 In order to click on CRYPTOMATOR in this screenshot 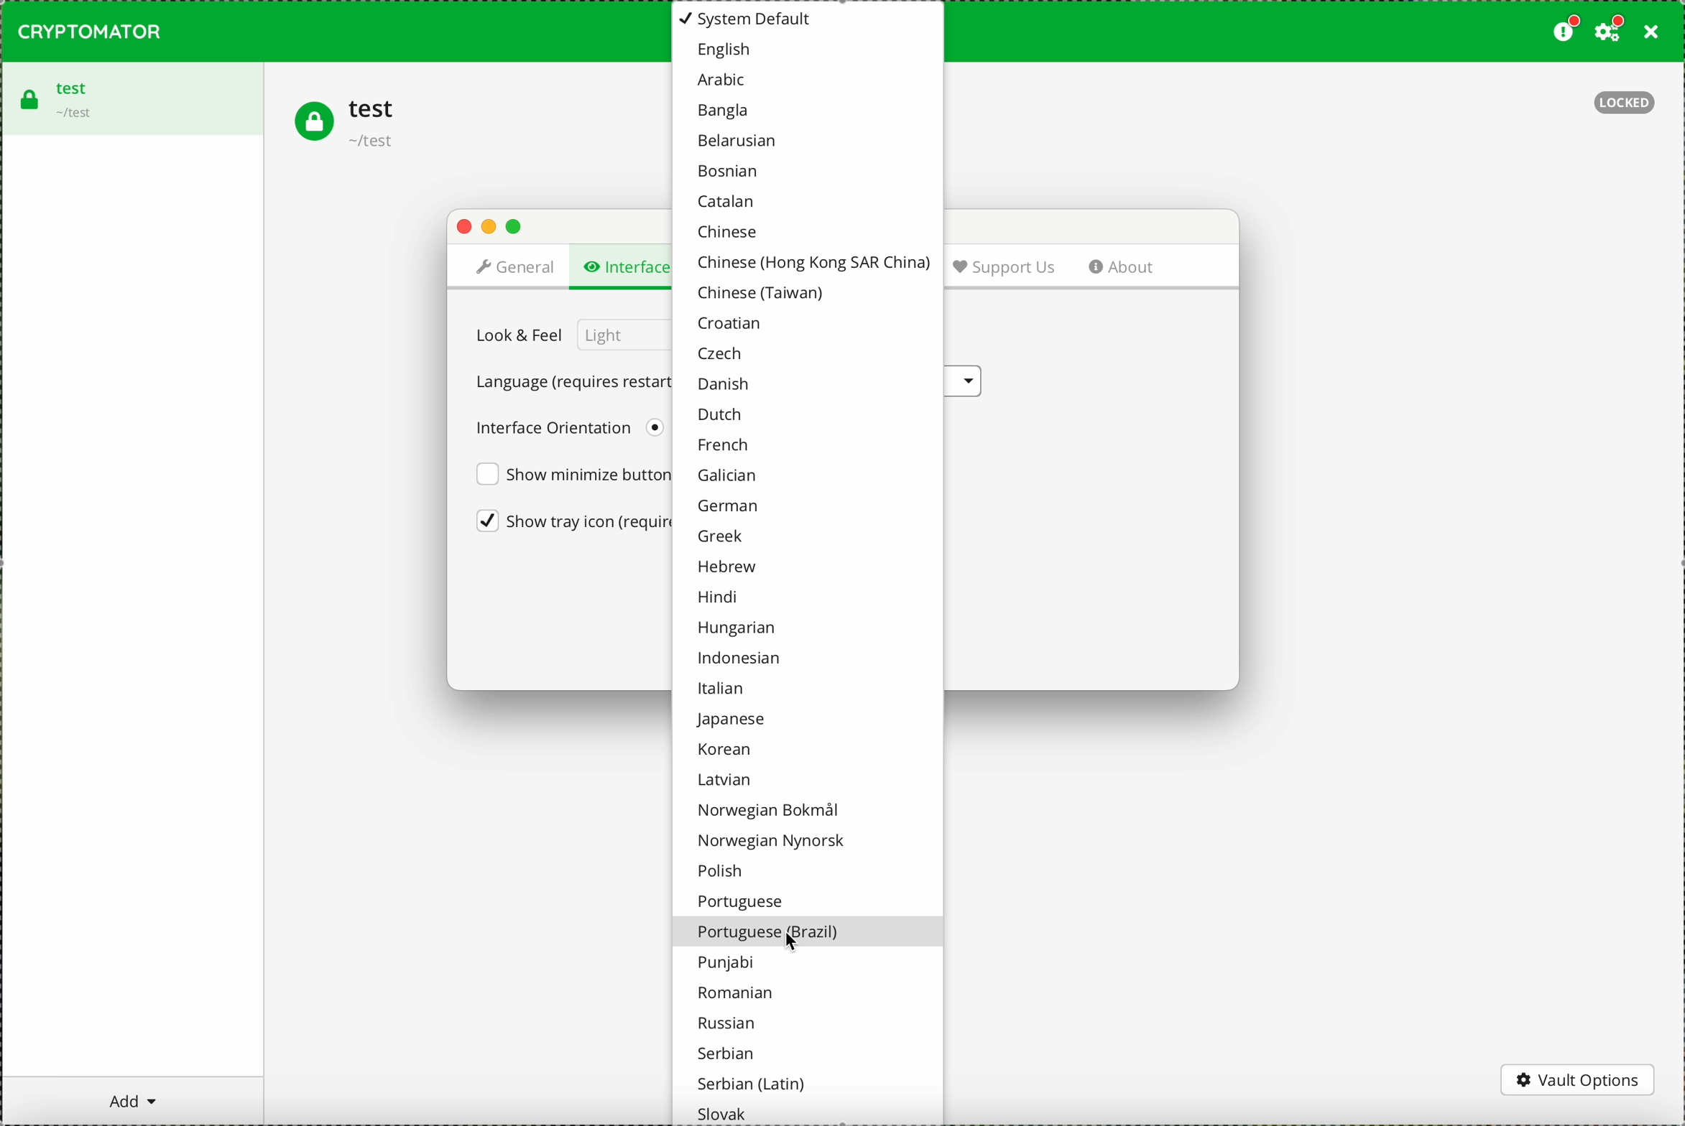, I will do `click(89, 31)`.